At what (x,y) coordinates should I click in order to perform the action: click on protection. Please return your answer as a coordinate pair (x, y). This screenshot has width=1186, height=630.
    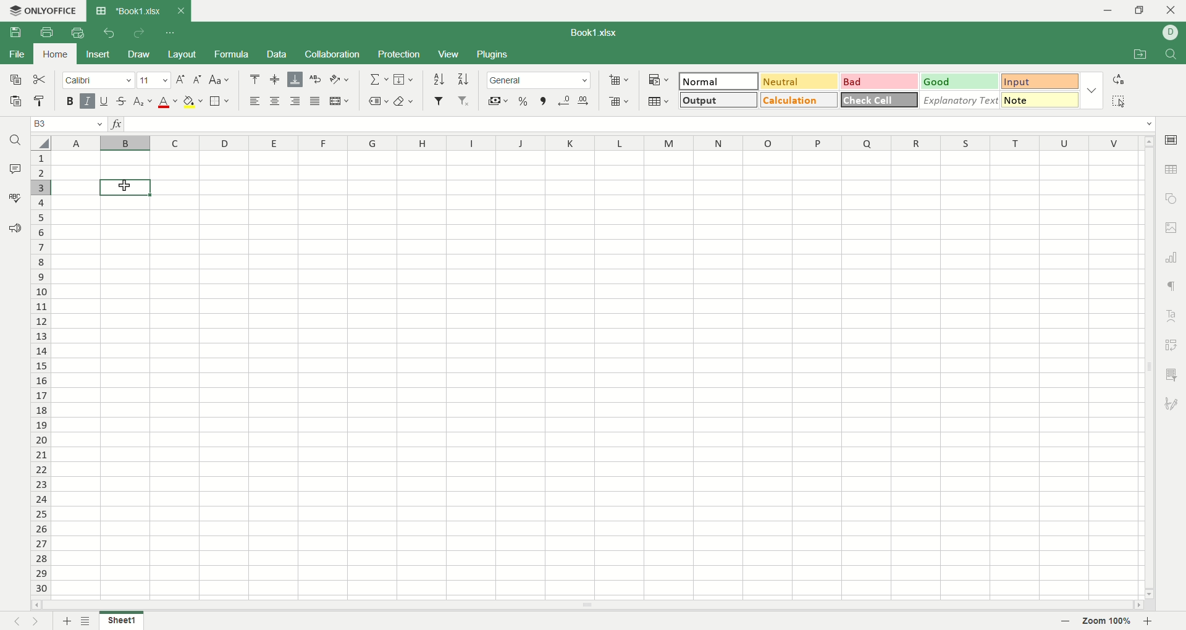
    Looking at the image, I should click on (402, 54).